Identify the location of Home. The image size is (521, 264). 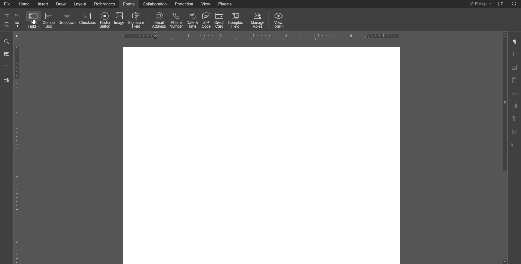
(24, 4).